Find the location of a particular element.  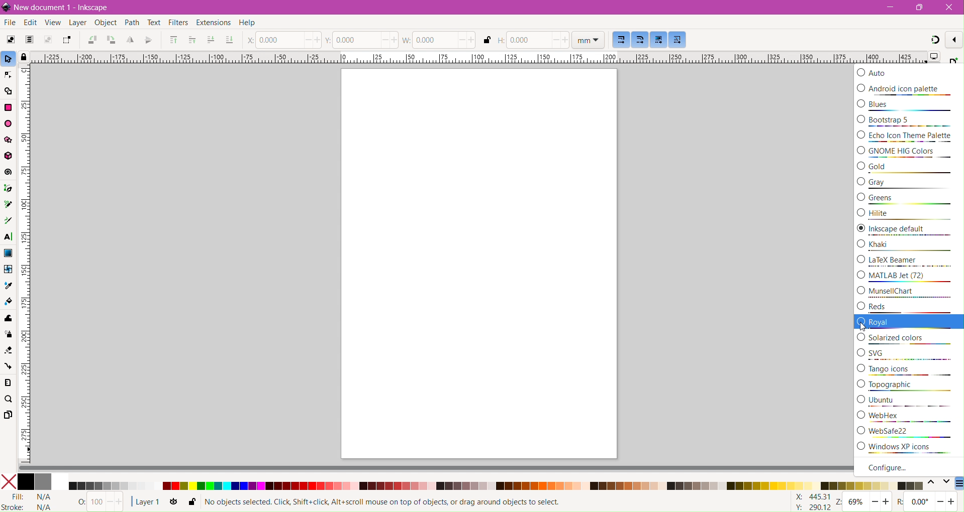

Toggle current layer visibility is located at coordinates (174, 503).